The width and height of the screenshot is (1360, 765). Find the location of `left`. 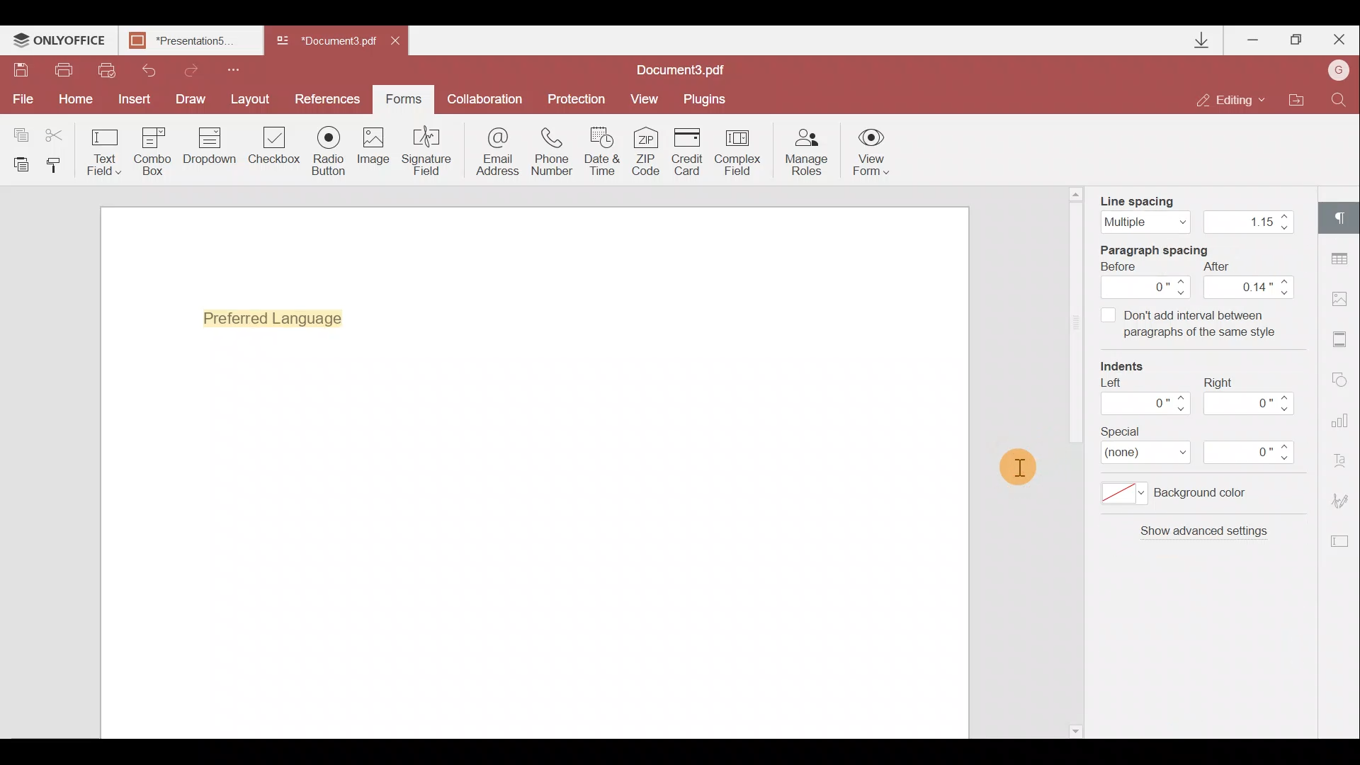

left is located at coordinates (1110, 382).